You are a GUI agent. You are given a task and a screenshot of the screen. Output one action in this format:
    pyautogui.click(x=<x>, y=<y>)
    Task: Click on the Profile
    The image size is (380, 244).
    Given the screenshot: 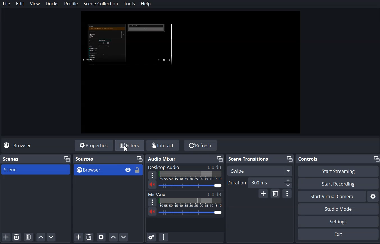 What is the action you would take?
    pyautogui.click(x=71, y=4)
    